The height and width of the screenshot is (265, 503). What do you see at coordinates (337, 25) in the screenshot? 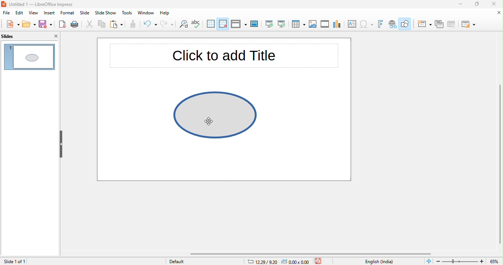
I see `chart` at bounding box center [337, 25].